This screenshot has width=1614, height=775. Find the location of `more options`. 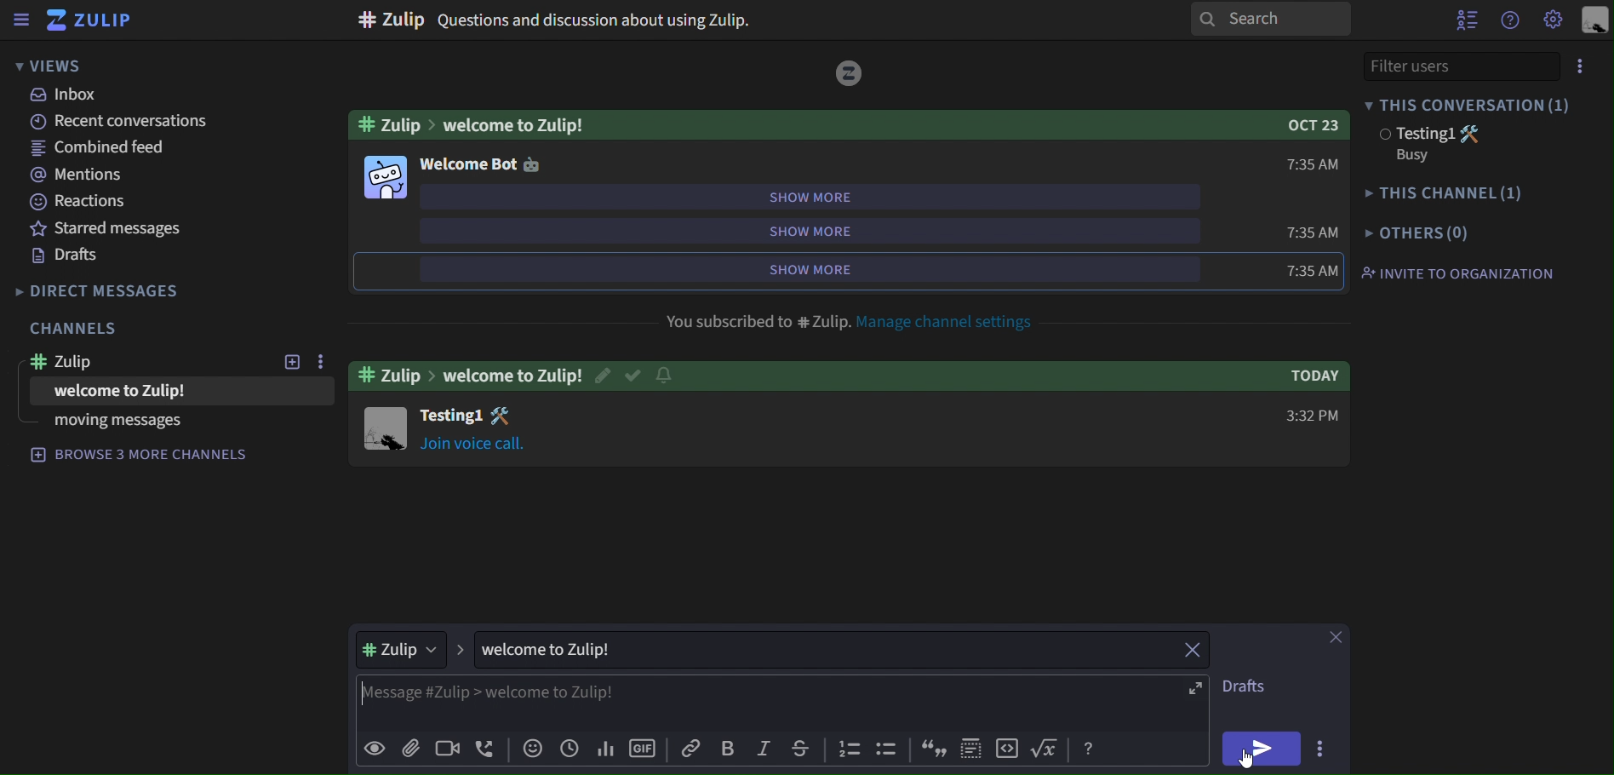

more options is located at coordinates (1582, 66).